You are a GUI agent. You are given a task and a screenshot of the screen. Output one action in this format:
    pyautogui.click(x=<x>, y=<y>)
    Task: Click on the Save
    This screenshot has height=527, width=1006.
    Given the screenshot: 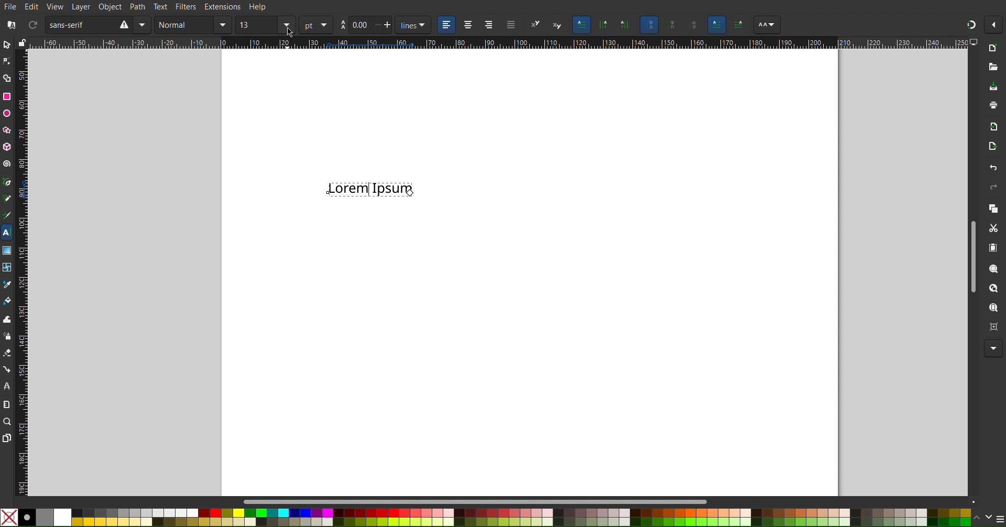 What is the action you would take?
    pyautogui.click(x=993, y=87)
    